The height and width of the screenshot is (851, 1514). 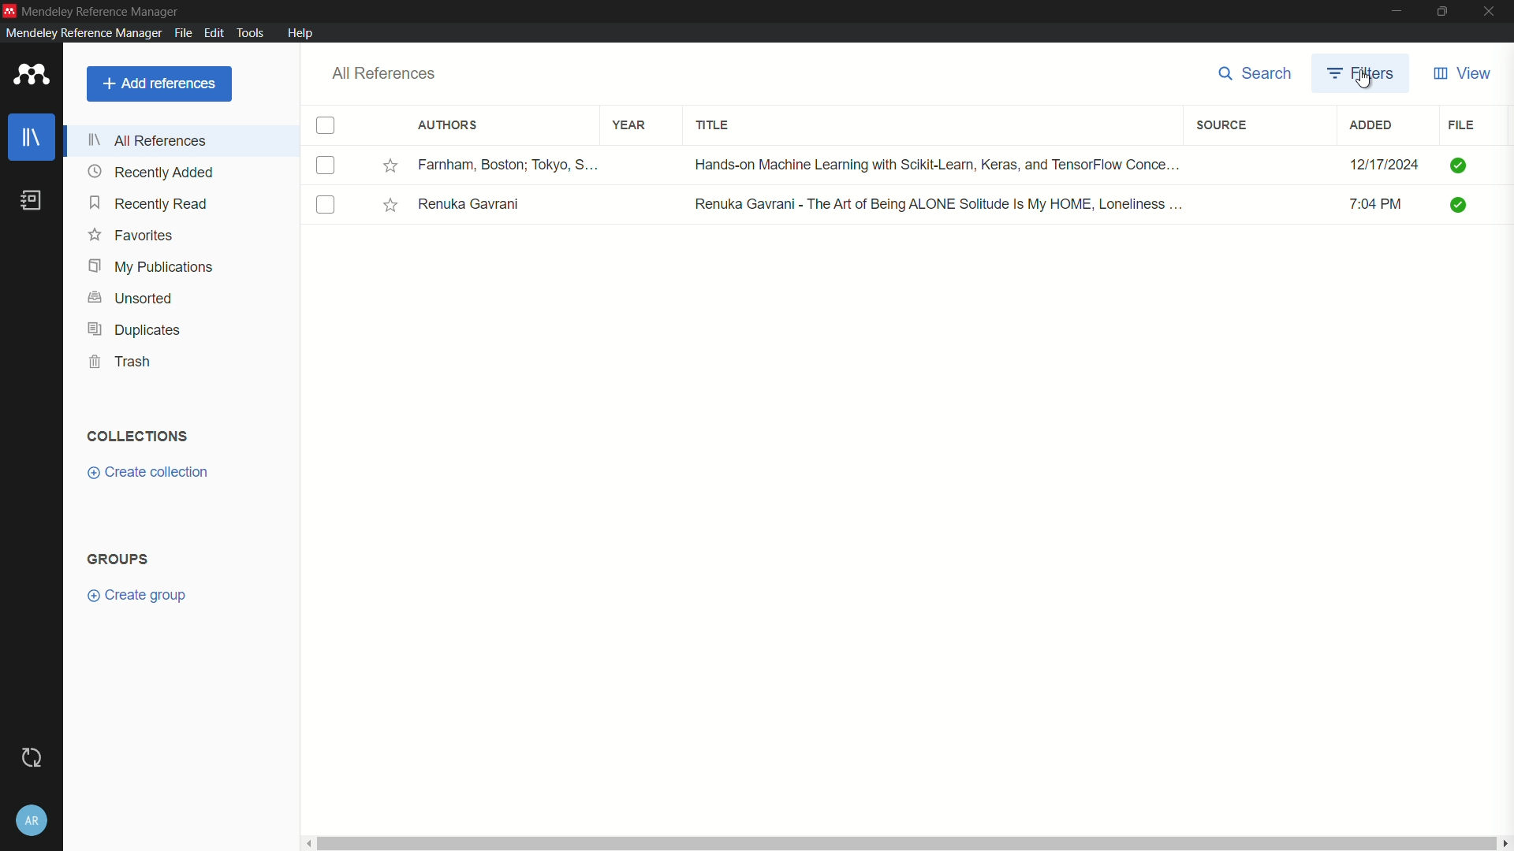 What do you see at coordinates (148, 140) in the screenshot?
I see `all references` at bounding box center [148, 140].